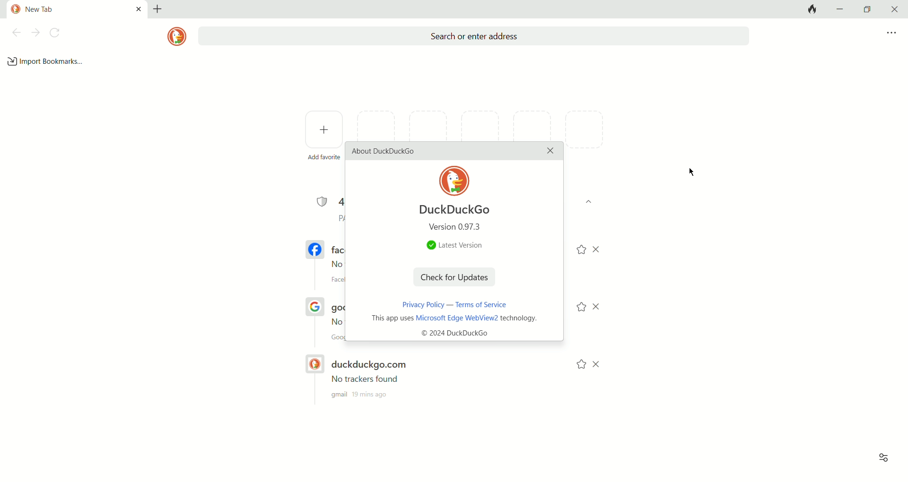 The height and width of the screenshot is (482, 908). I want to click on refresh, so click(55, 33).